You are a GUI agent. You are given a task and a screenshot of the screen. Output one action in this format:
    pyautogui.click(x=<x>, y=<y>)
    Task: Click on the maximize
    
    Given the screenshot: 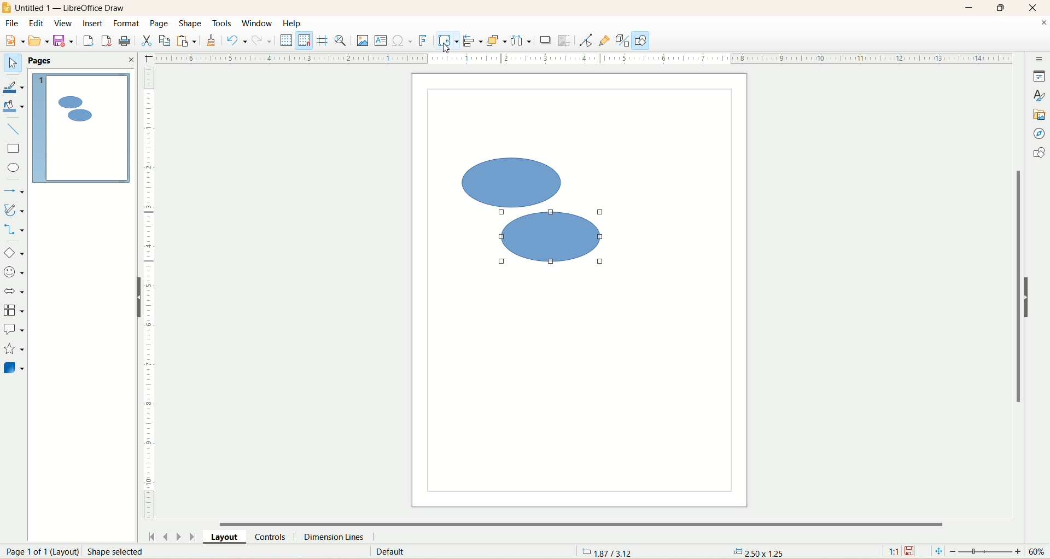 What is the action you would take?
    pyautogui.click(x=1000, y=8)
    